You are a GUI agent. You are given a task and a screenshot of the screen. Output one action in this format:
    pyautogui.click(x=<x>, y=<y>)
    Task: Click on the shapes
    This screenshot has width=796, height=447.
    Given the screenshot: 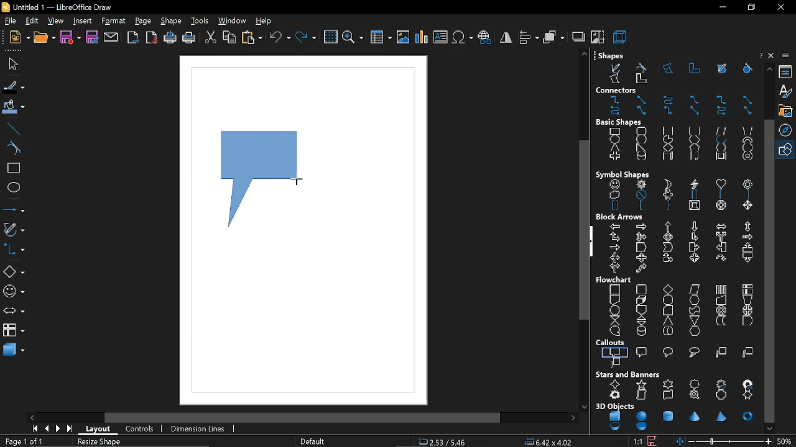 What is the action you would take?
    pyautogui.click(x=611, y=55)
    